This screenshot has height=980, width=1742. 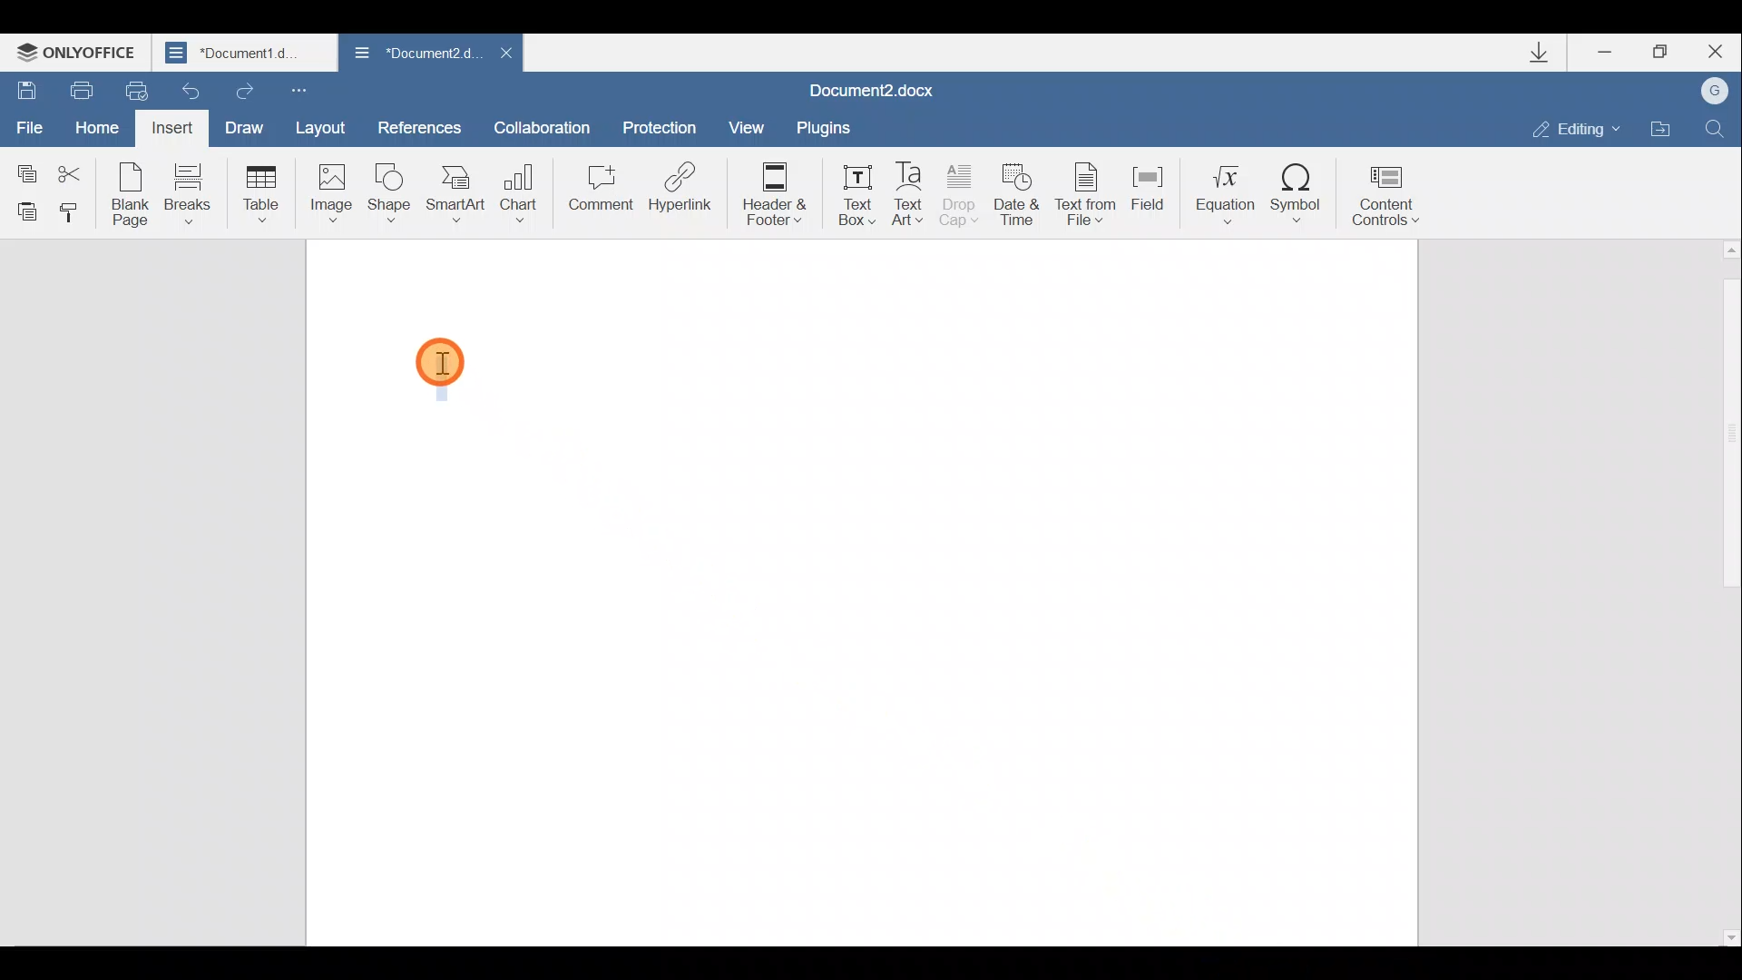 I want to click on ONLYOFFICE, so click(x=80, y=54).